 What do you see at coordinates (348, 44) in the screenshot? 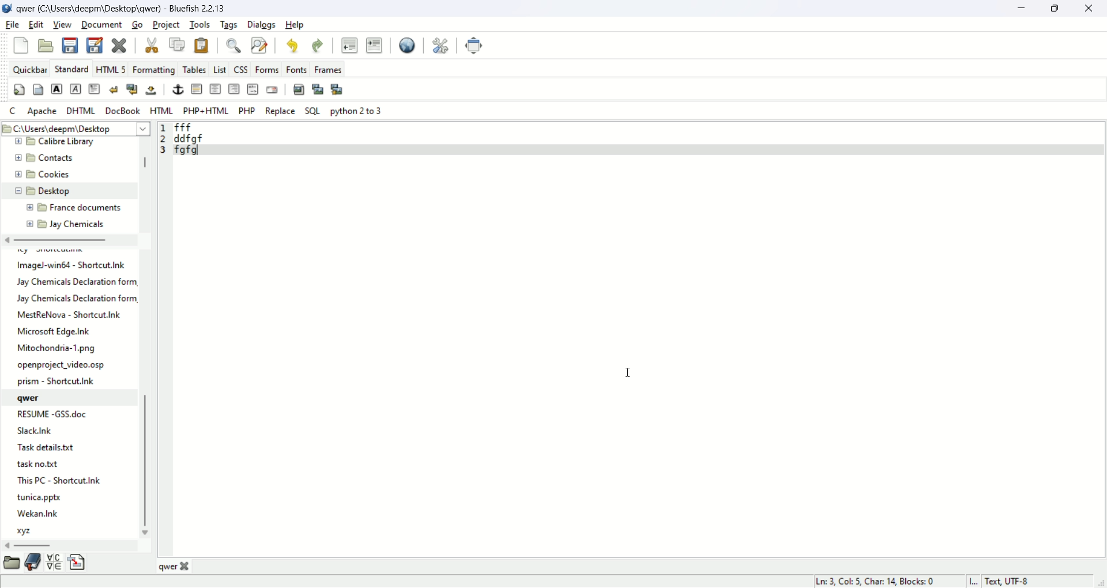
I see `unindent` at bounding box center [348, 44].